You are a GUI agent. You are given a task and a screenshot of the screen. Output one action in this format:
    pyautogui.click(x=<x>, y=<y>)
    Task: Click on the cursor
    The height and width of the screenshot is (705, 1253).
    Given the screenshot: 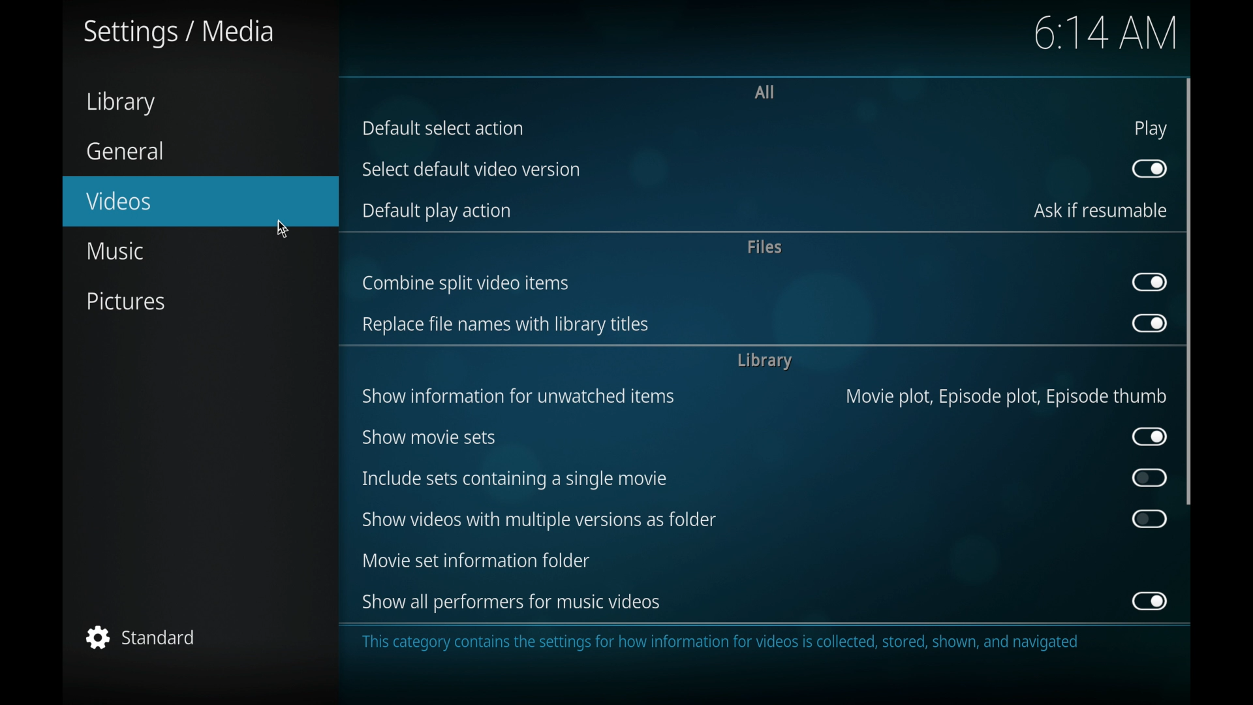 What is the action you would take?
    pyautogui.click(x=283, y=229)
    